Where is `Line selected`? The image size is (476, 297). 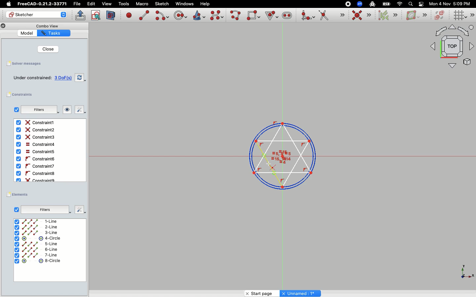
Line selected is located at coordinates (282, 154).